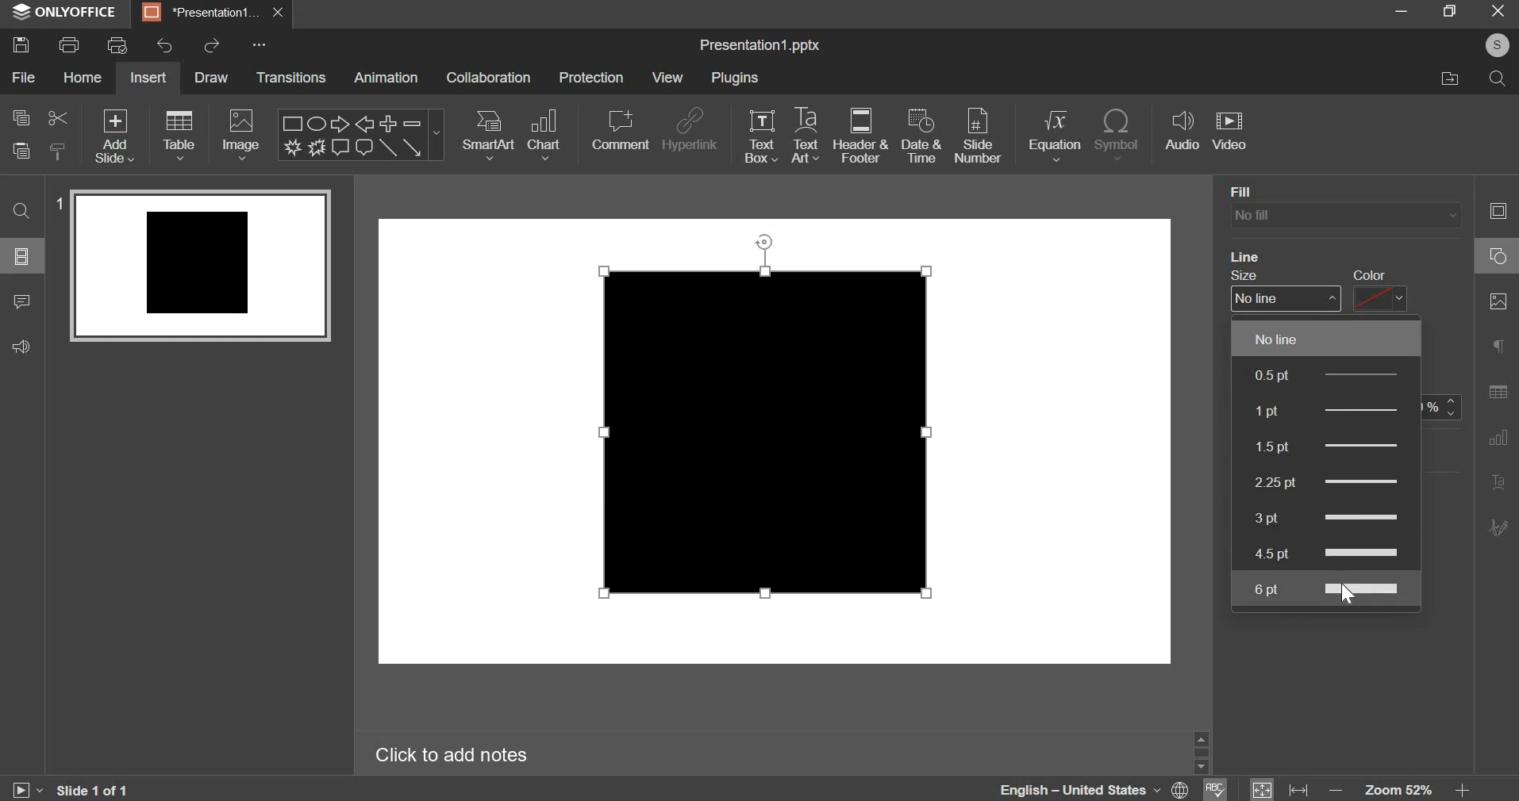  Describe the element at coordinates (860, 136) in the screenshot. I see `header & footer` at that location.